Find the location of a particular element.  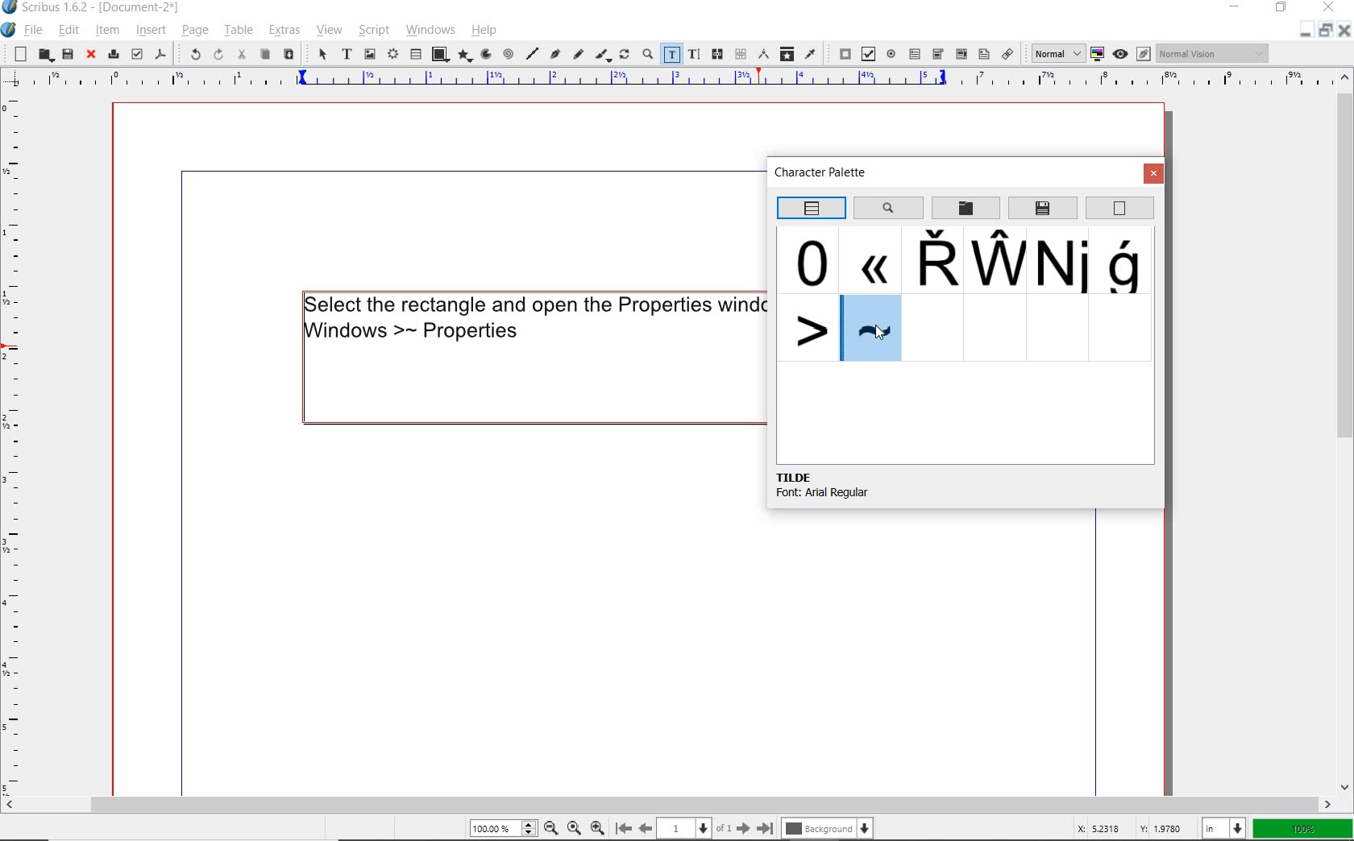

Unicode search is located at coordinates (887, 207).